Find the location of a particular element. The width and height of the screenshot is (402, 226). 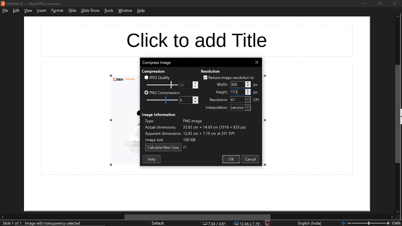

move left is located at coordinates (3, 217).